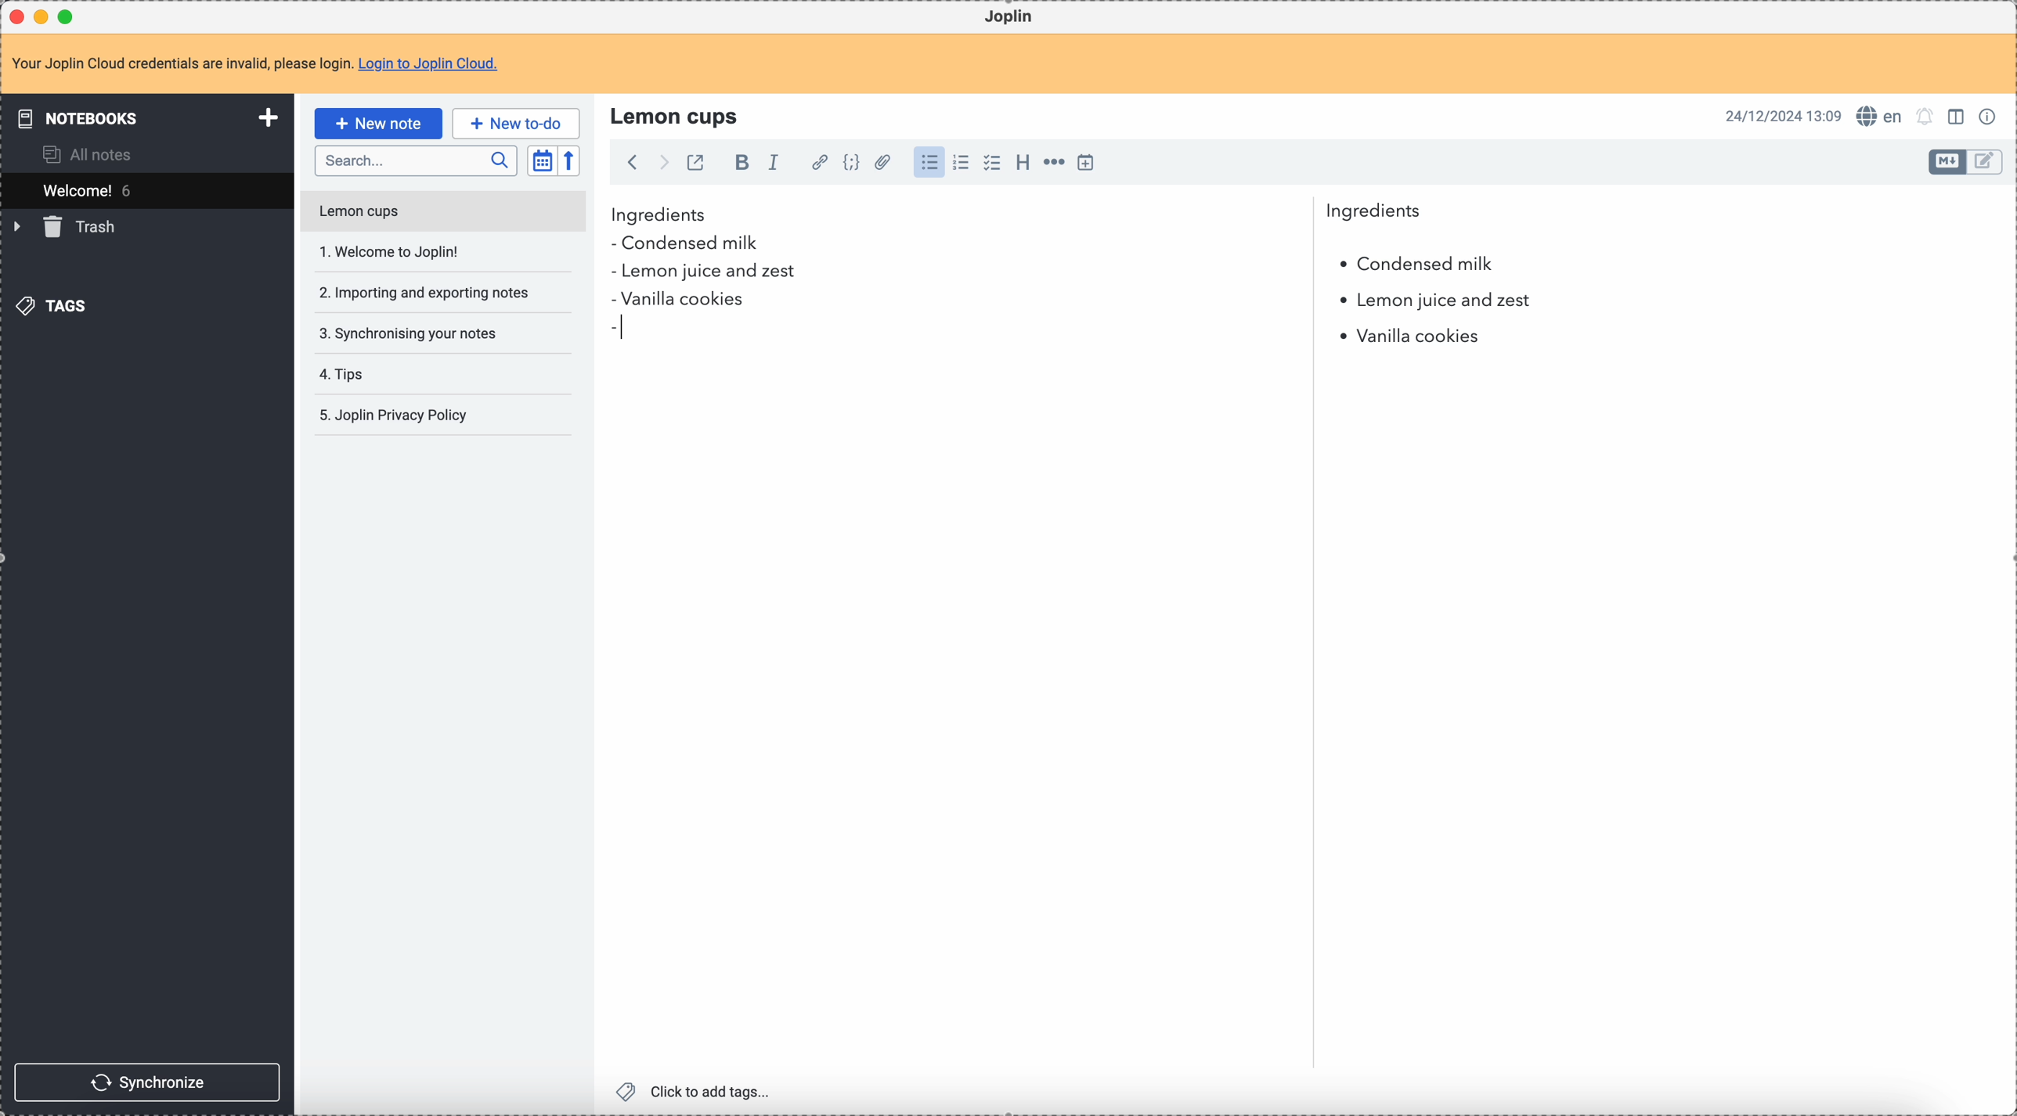  I want to click on heading, so click(1023, 161).